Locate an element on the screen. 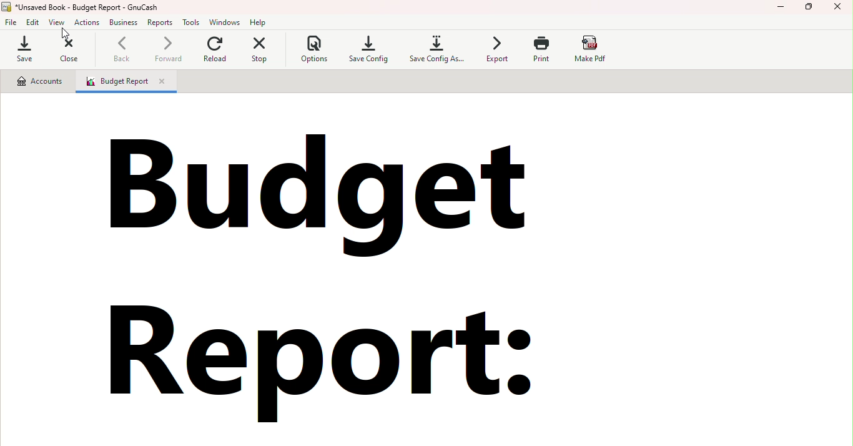 Image resolution: width=853 pixels, height=446 pixels. Tools is located at coordinates (192, 22).